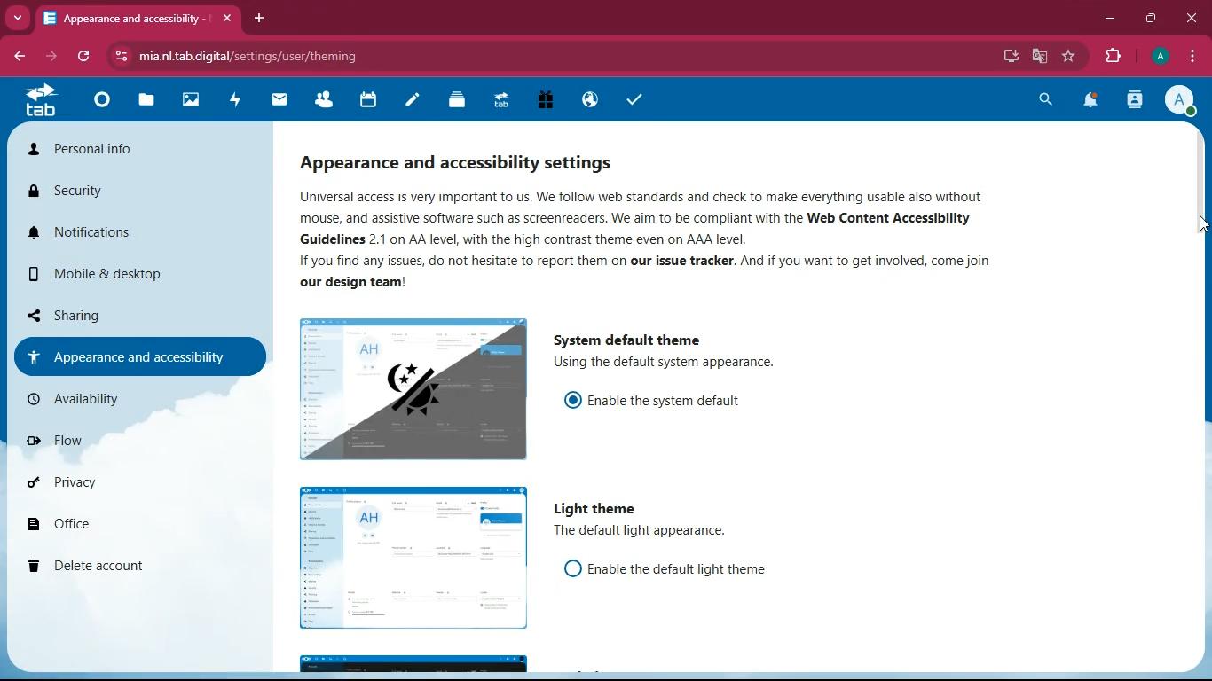 The image size is (1212, 681). Describe the element at coordinates (1007, 58) in the screenshot. I see `desktop` at that location.